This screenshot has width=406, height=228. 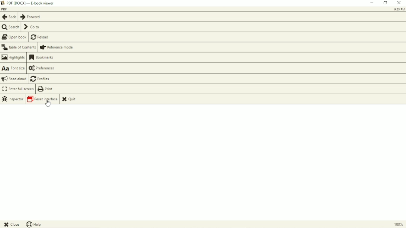 What do you see at coordinates (42, 58) in the screenshot?
I see `Bookmarks` at bounding box center [42, 58].